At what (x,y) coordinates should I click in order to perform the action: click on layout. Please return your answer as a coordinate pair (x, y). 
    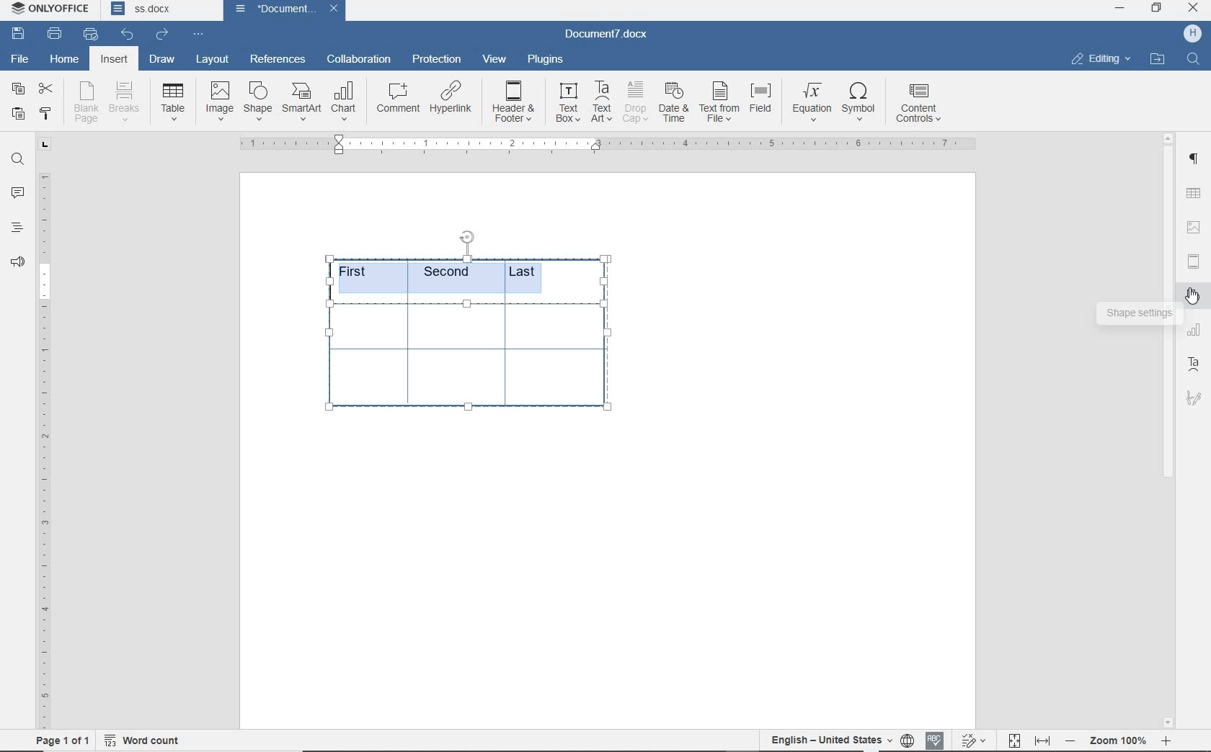
    Looking at the image, I should click on (215, 59).